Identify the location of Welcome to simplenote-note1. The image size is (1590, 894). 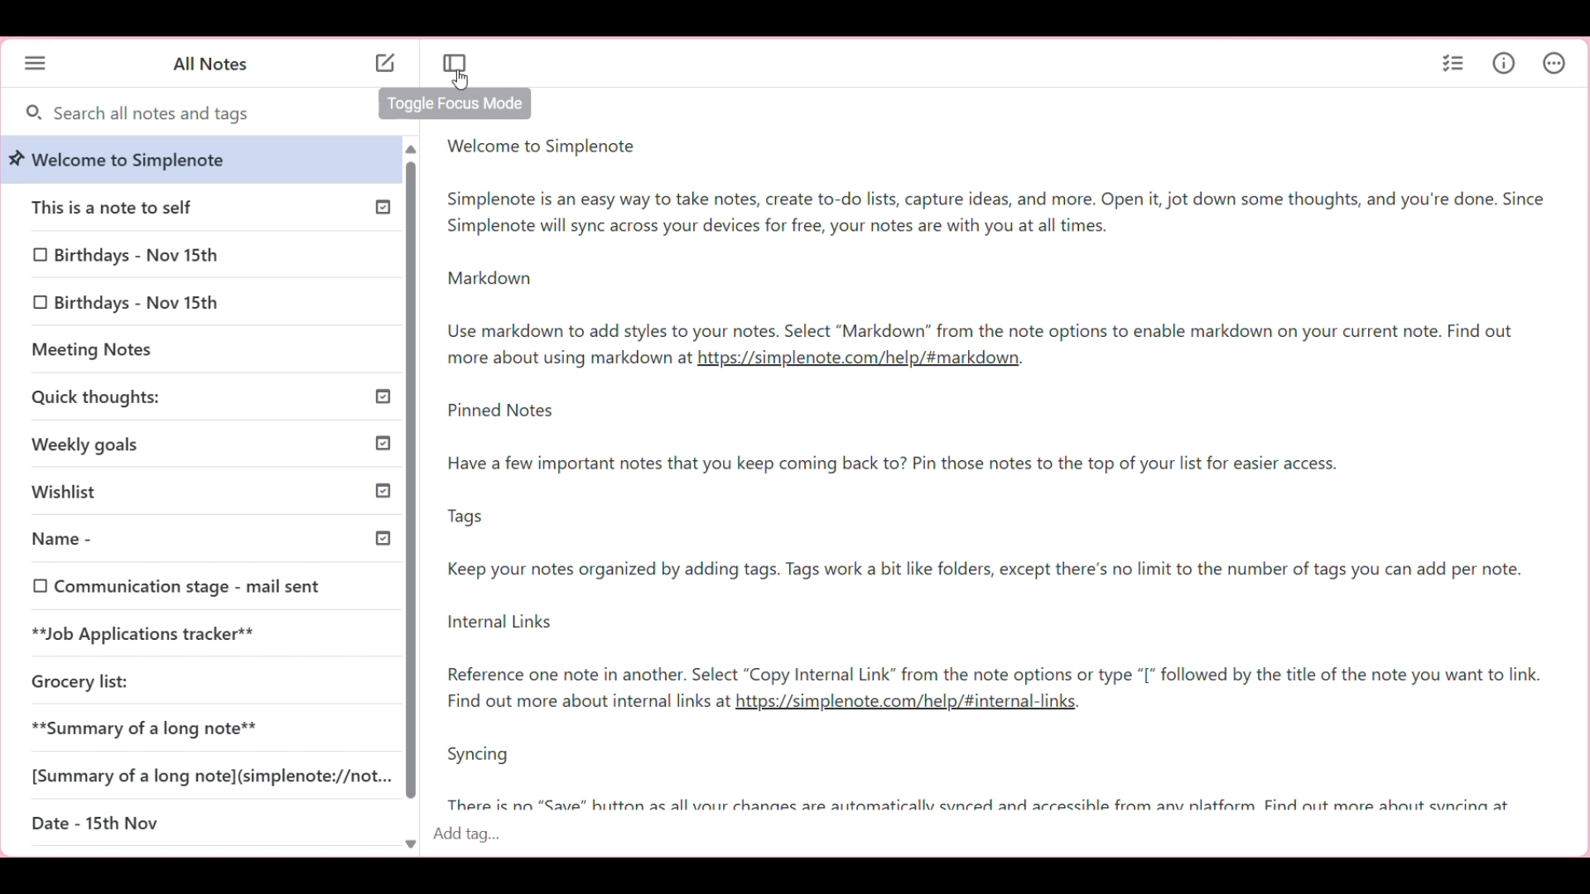
(996, 237).